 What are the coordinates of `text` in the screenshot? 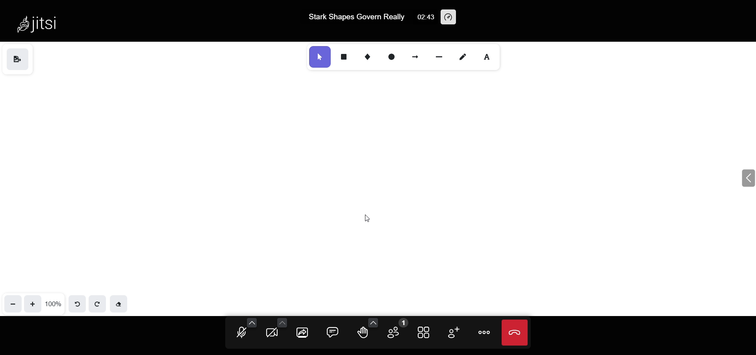 It's located at (487, 58).